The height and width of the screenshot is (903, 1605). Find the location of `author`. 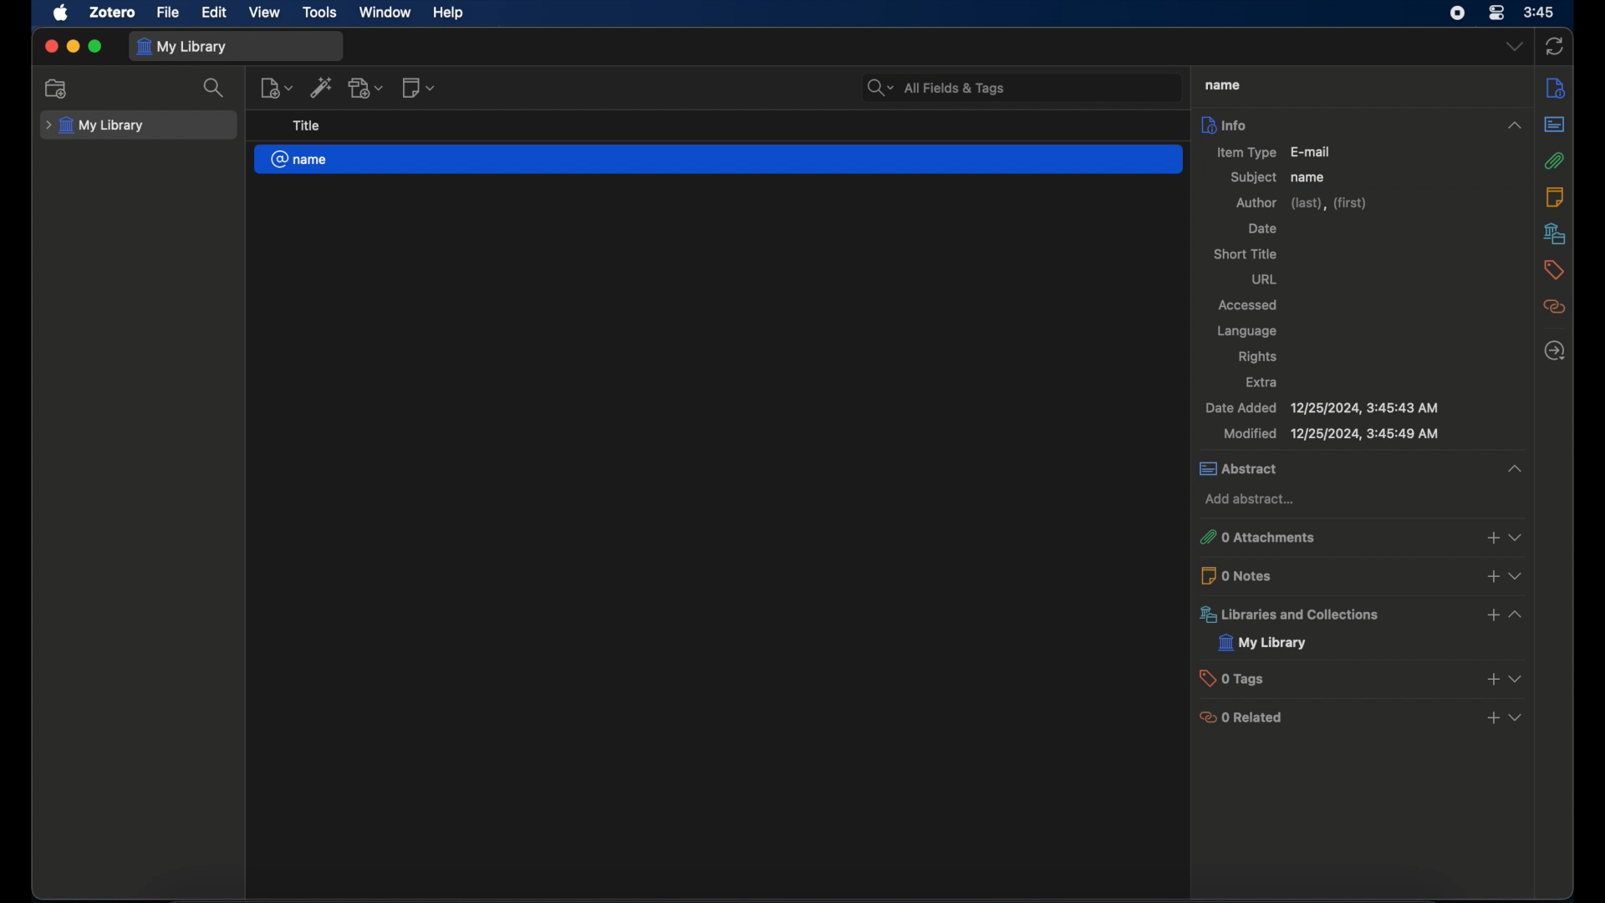

author is located at coordinates (1303, 203).